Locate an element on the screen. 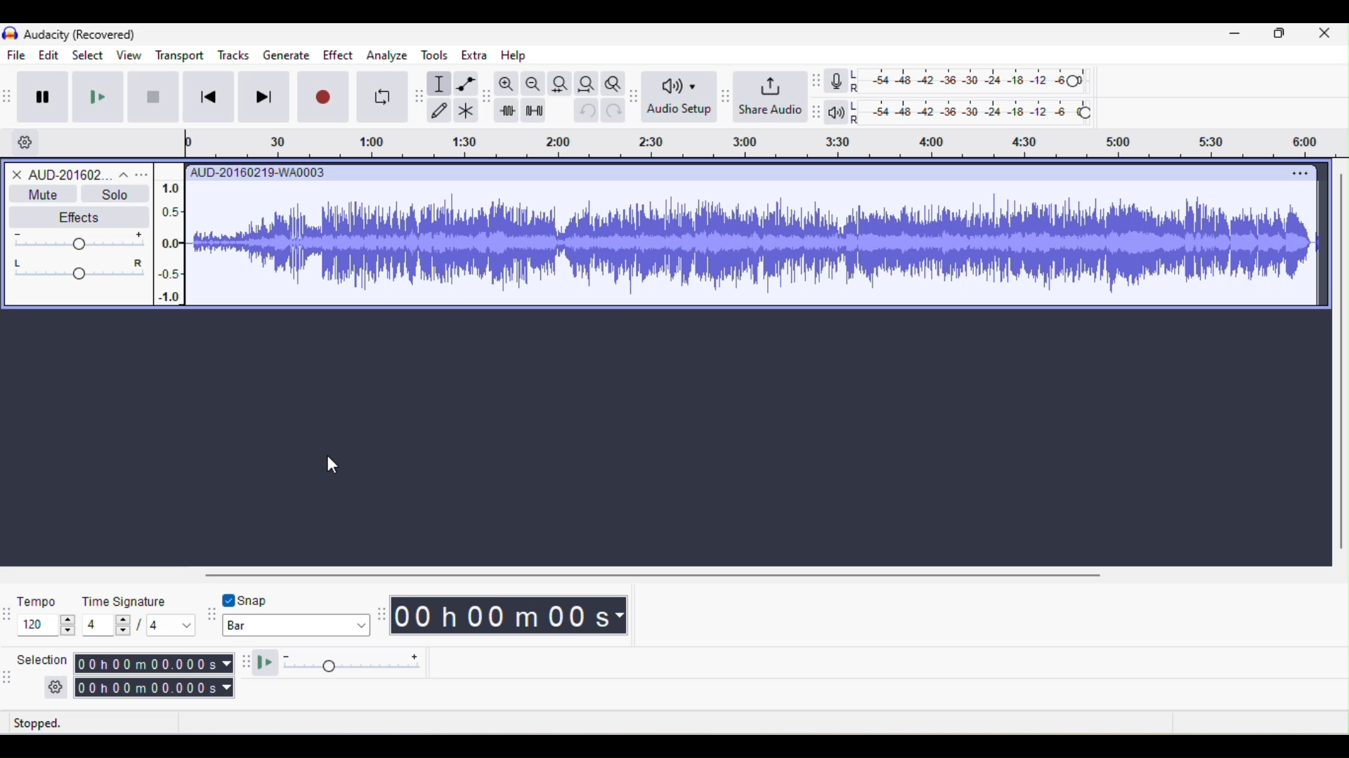 The image size is (1349, 758). audio is located at coordinates (53, 175).